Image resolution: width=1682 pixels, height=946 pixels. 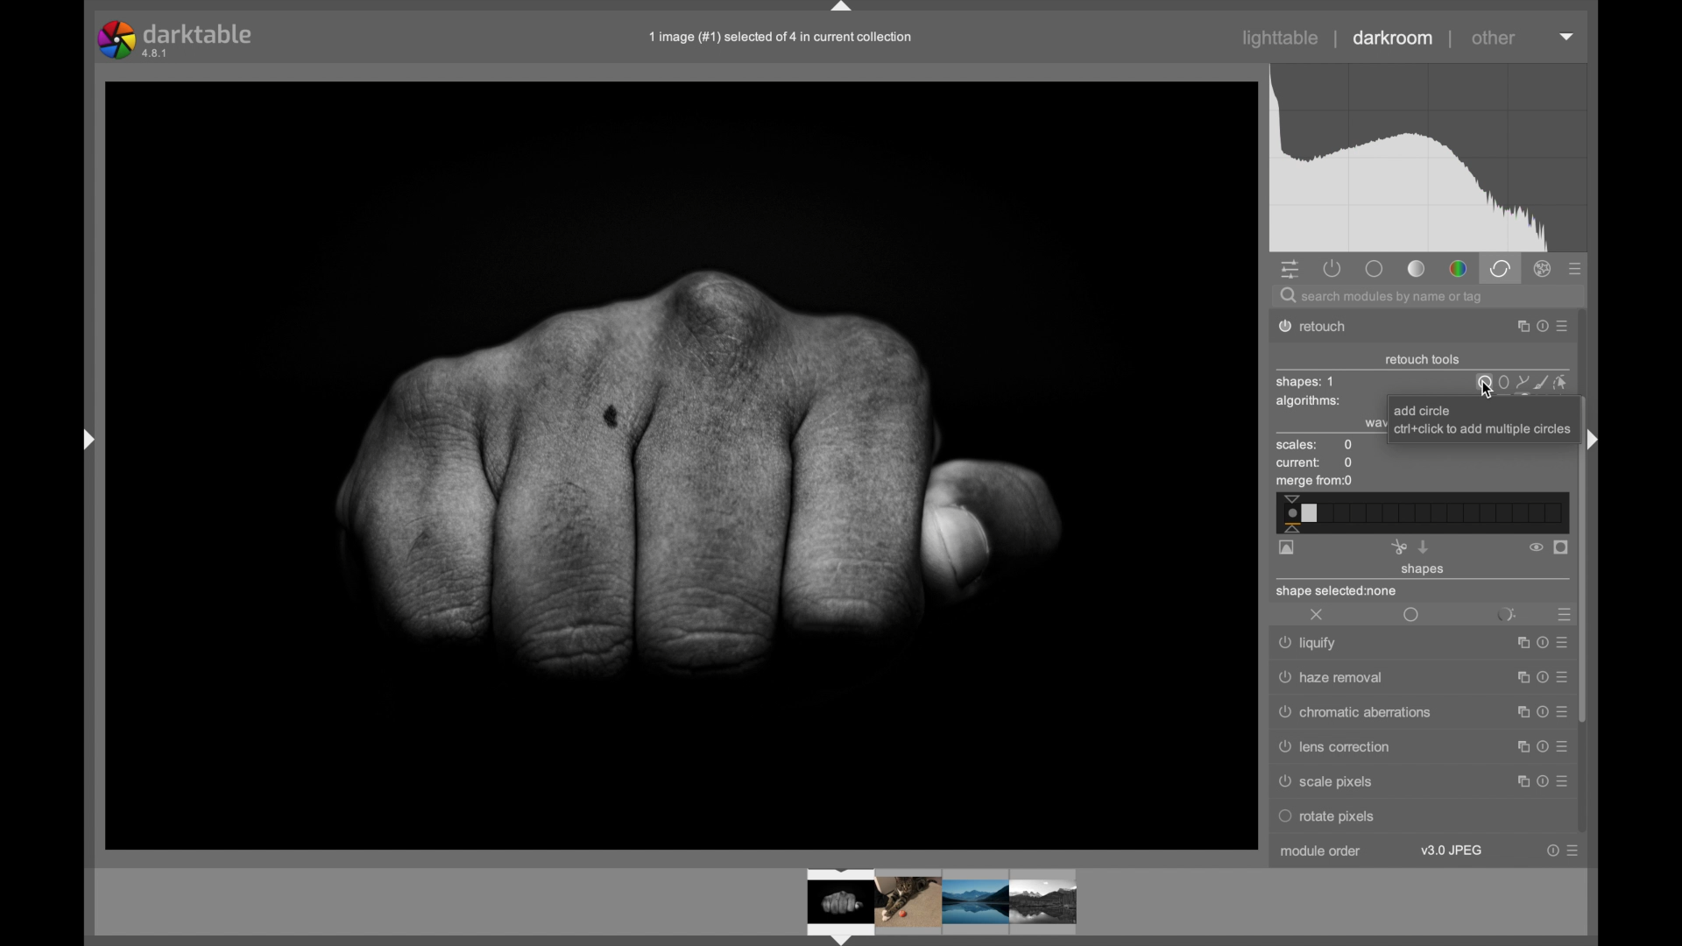 I want to click on show active modules only, so click(x=1333, y=268).